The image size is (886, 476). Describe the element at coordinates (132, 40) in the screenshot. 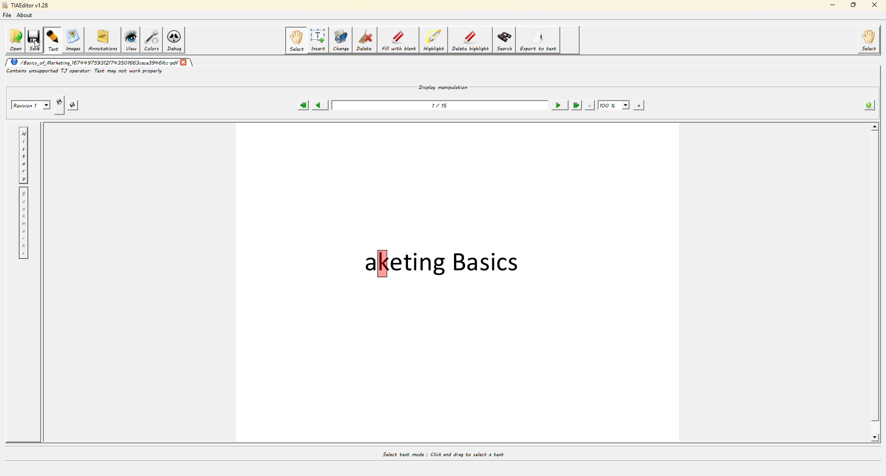

I see `view` at that location.